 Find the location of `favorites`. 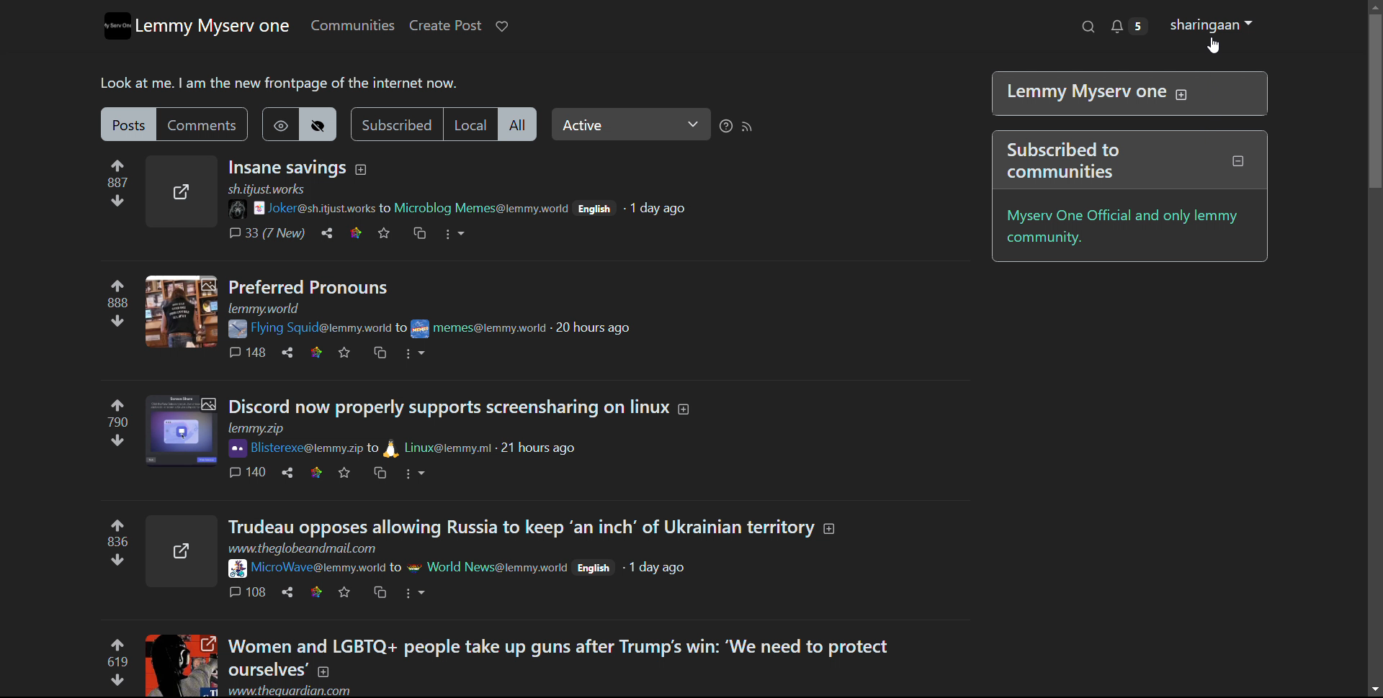

favorites is located at coordinates (384, 233).